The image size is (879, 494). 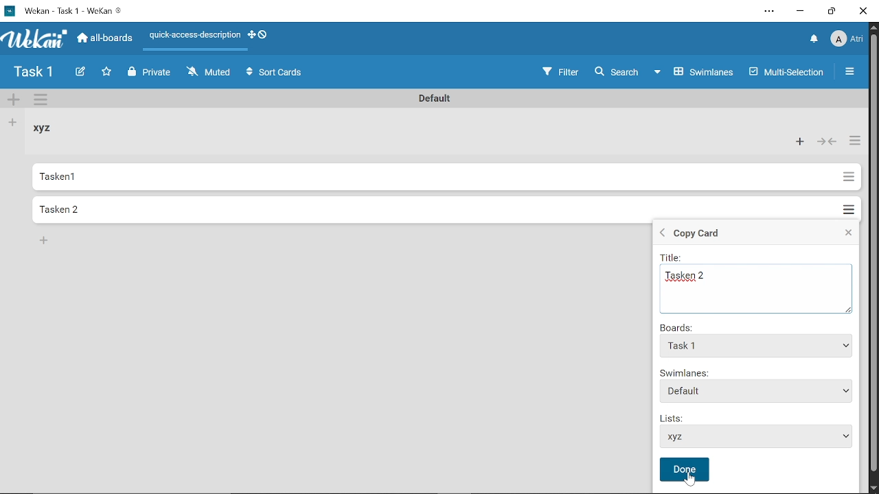 I want to click on Quick access description, so click(x=194, y=36).